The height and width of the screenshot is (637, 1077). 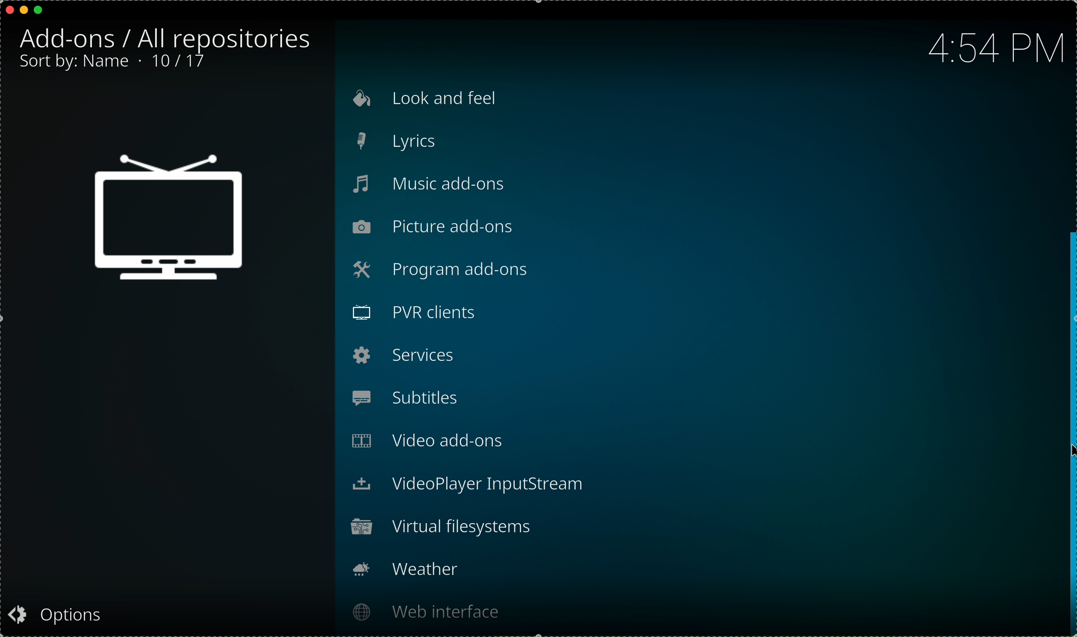 What do you see at coordinates (171, 223) in the screenshot?
I see `tv icon` at bounding box center [171, 223].